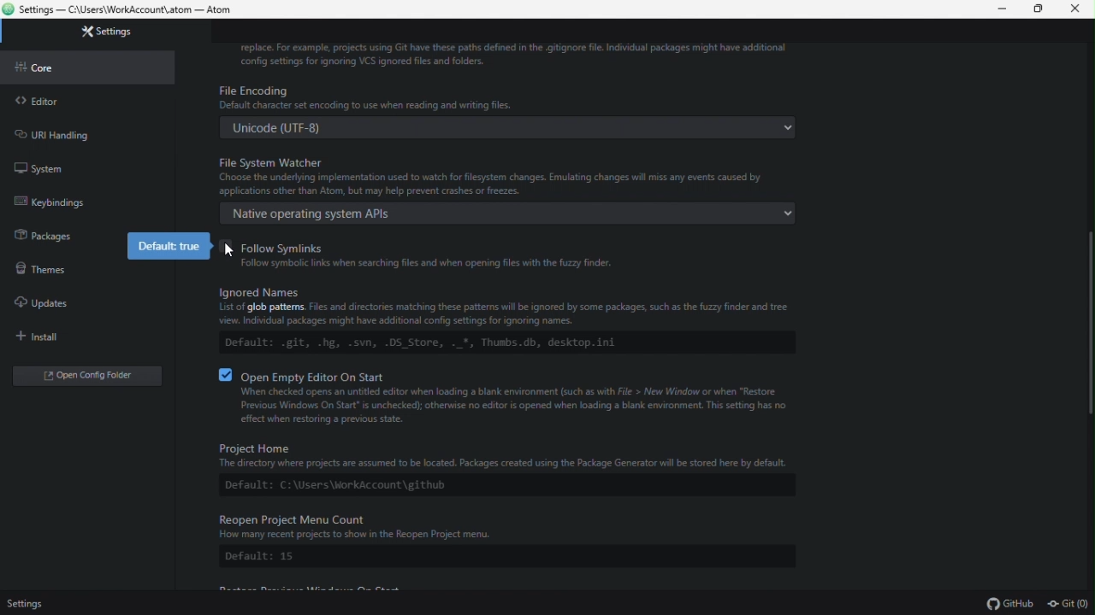  Describe the element at coordinates (511, 127) in the screenshot. I see `Unicode (UTF-8)` at that location.